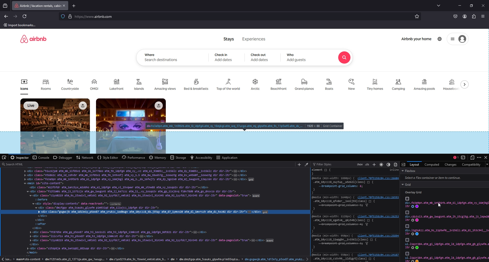 The image size is (489, 262). I want to click on Stays , so click(229, 39).